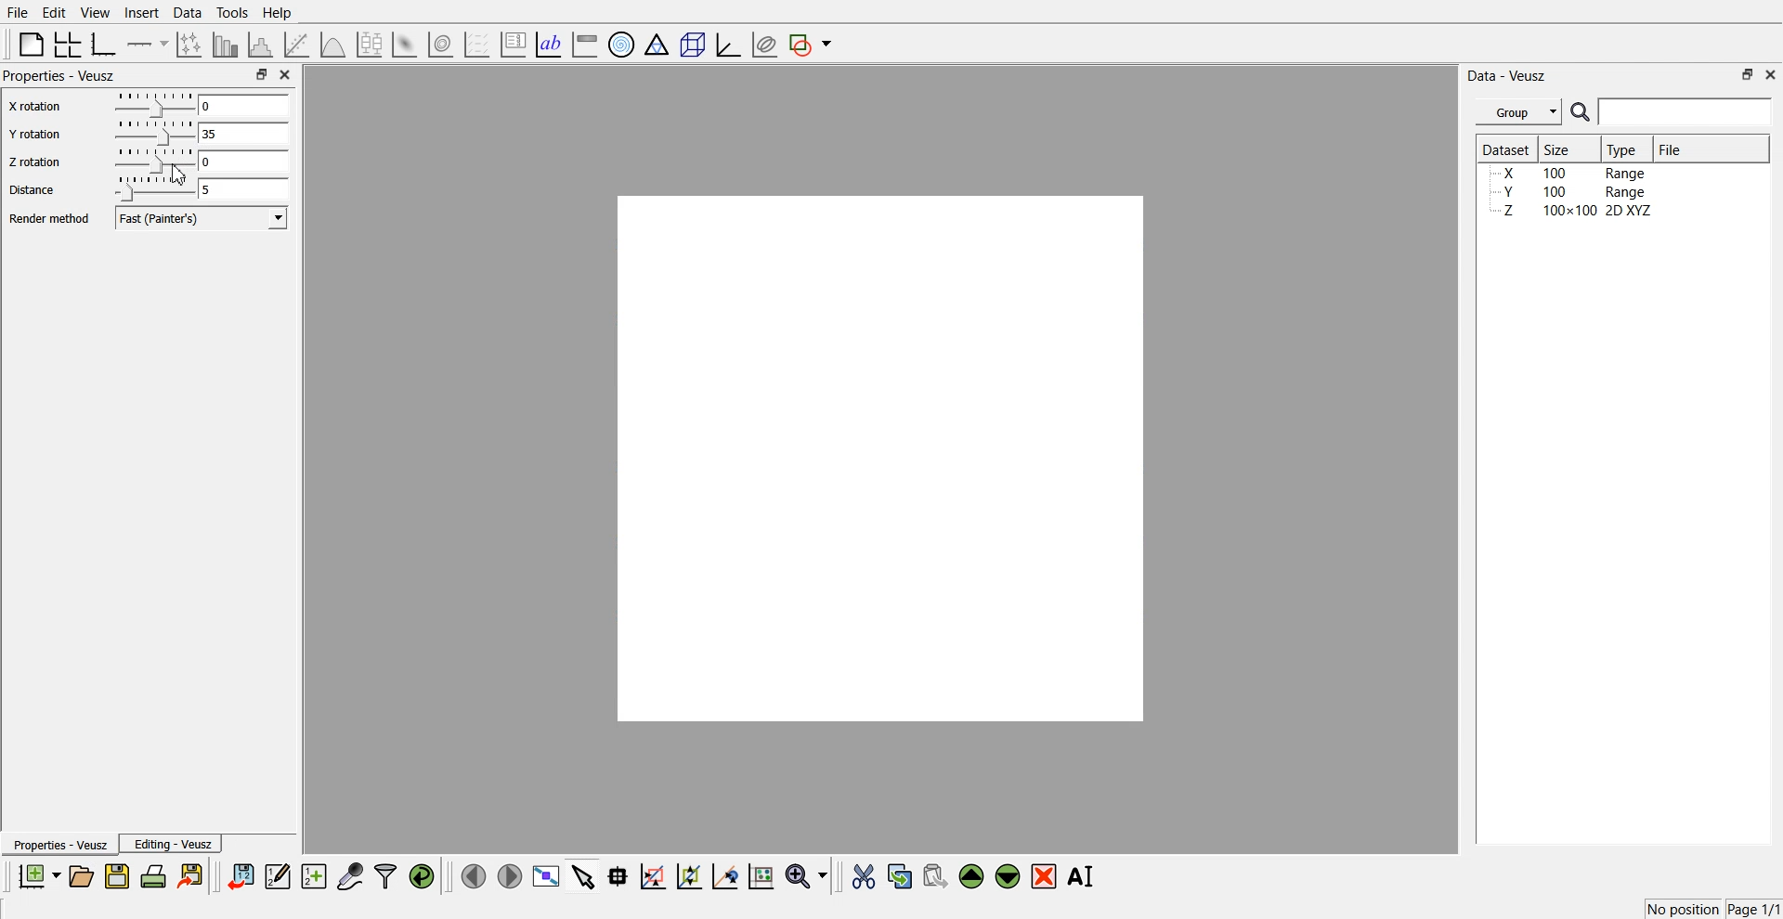 The height and width of the screenshot is (919, 1783). Describe the element at coordinates (1519, 112) in the screenshot. I see `Group` at that location.